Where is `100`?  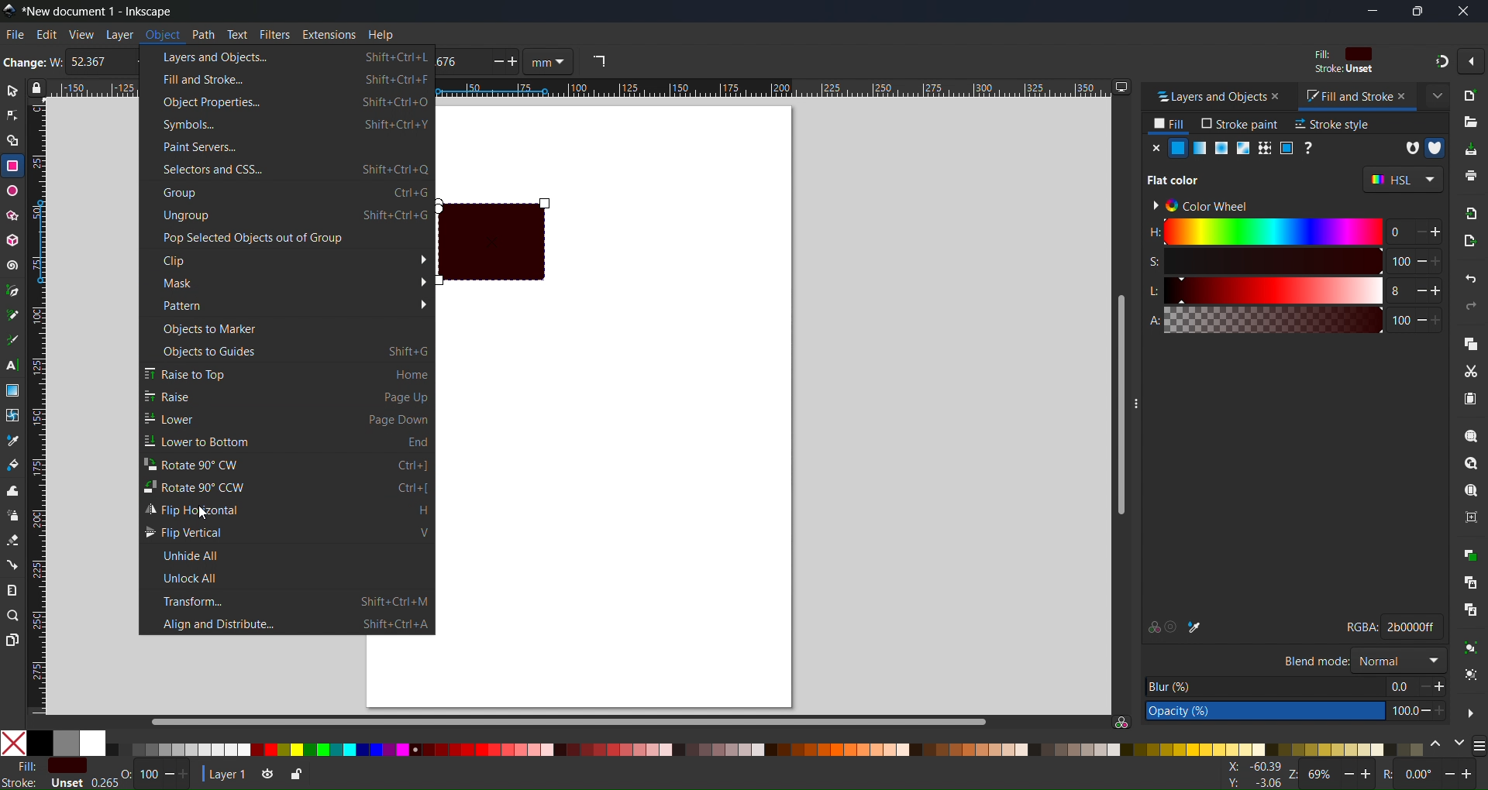
100 is located at coordinates (1400, 262).